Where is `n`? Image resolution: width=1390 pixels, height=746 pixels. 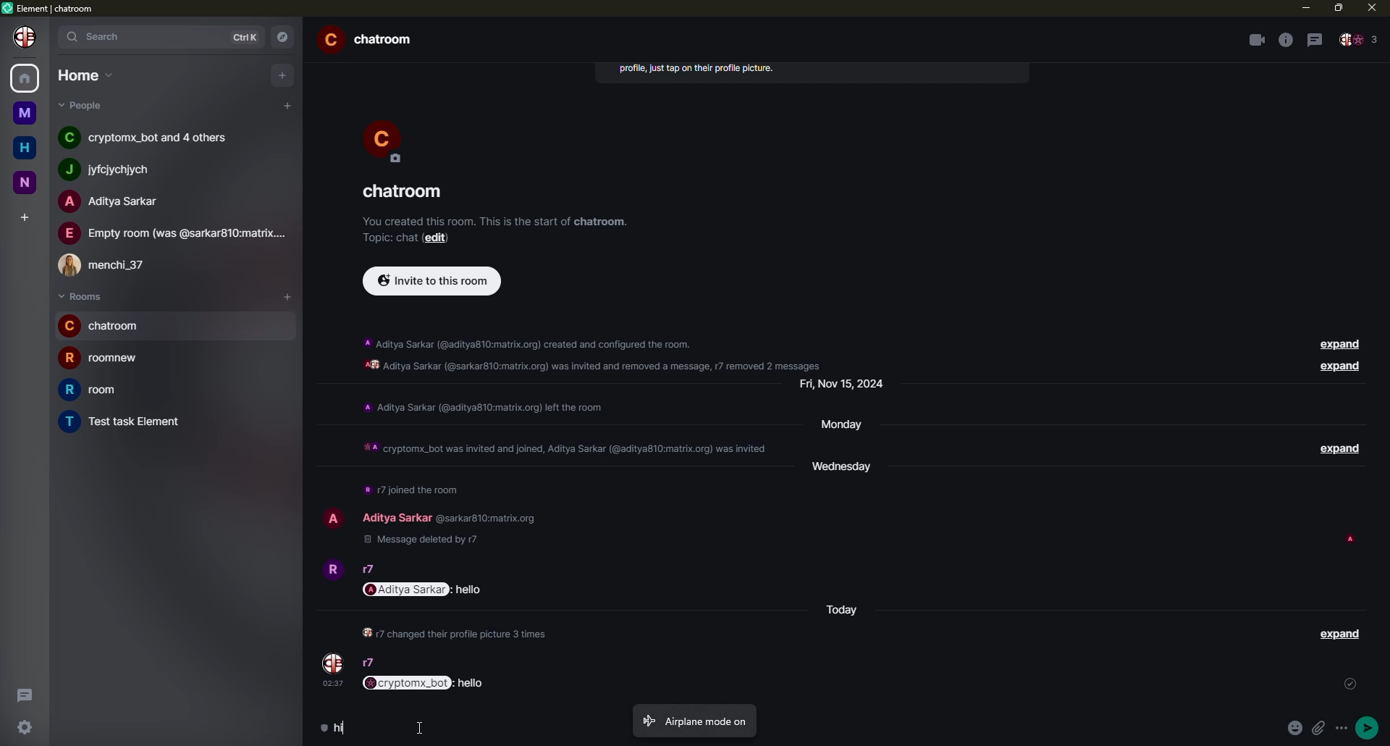 n is located at coordinates (26, 183).